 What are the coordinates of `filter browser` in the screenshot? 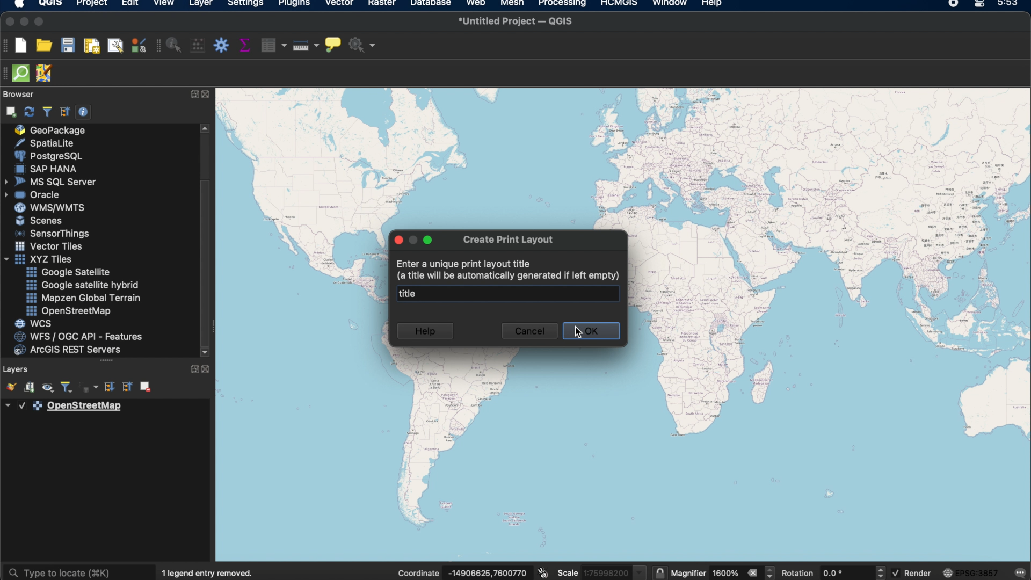 It's located at (48, 111).